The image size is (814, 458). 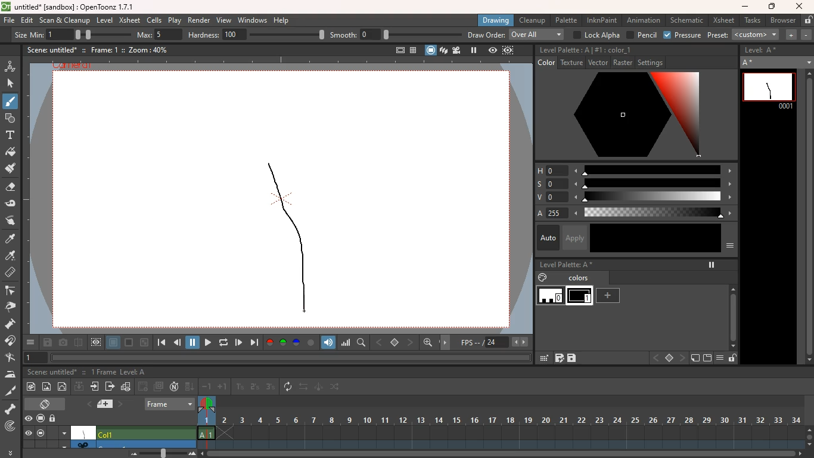 I want to click on circle, so click(x=64, y=388).